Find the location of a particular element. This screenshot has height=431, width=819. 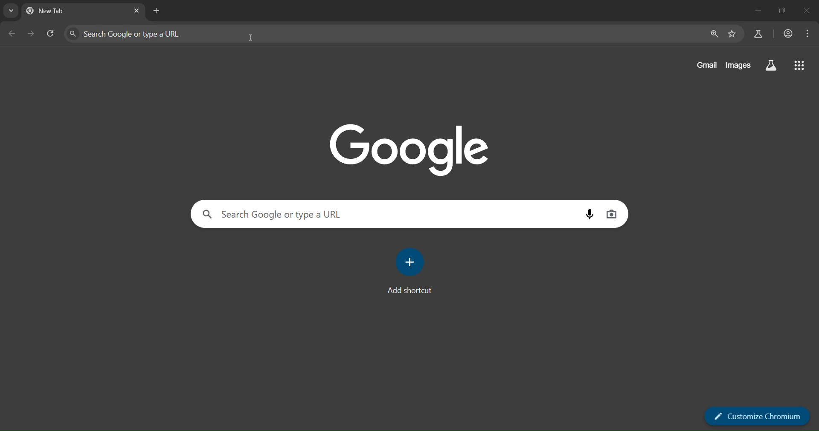

add shortcut is located at coordinates (410, 272).